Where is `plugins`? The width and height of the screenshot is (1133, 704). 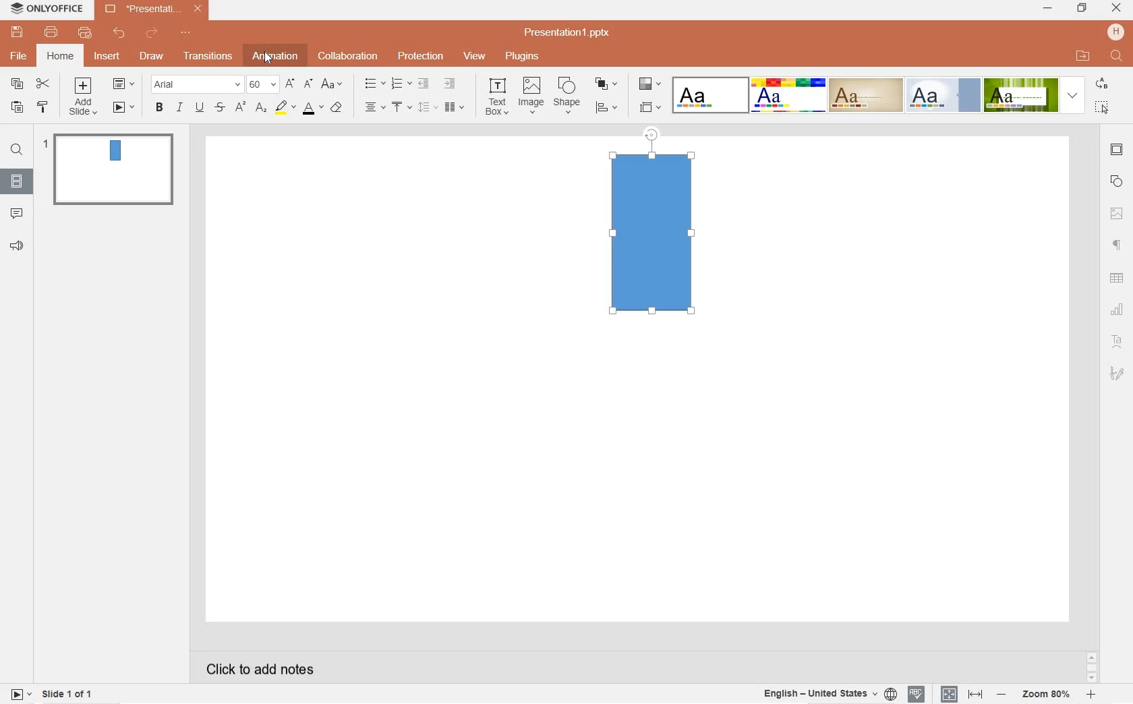 plugins is located at coordinates (521, 56).